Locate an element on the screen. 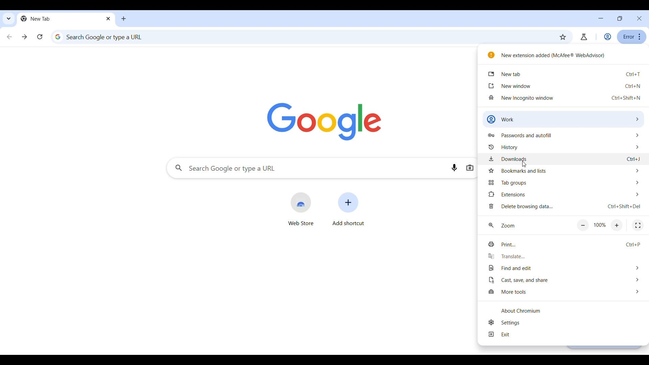  Web store is located at coordinates (301, 209).